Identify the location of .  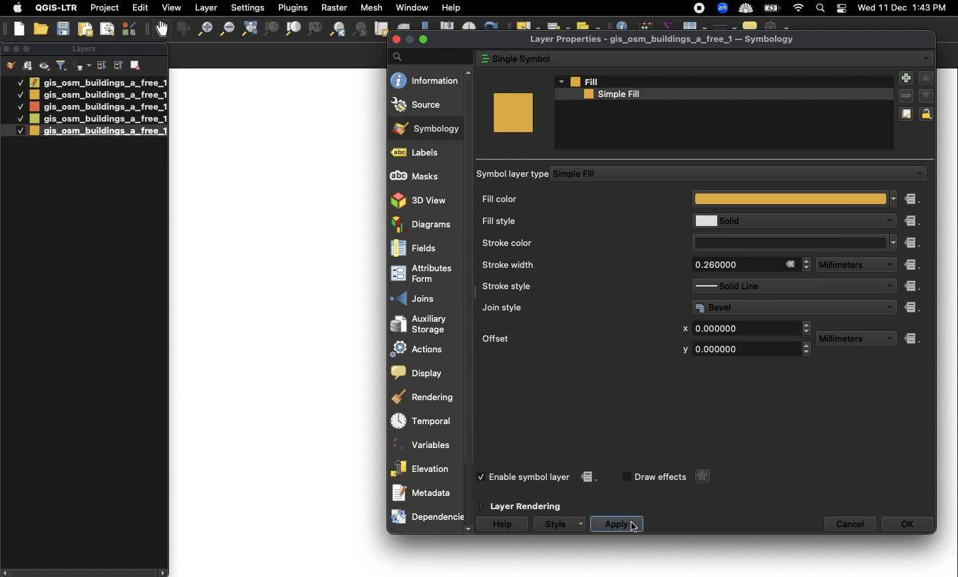
(915, 265).